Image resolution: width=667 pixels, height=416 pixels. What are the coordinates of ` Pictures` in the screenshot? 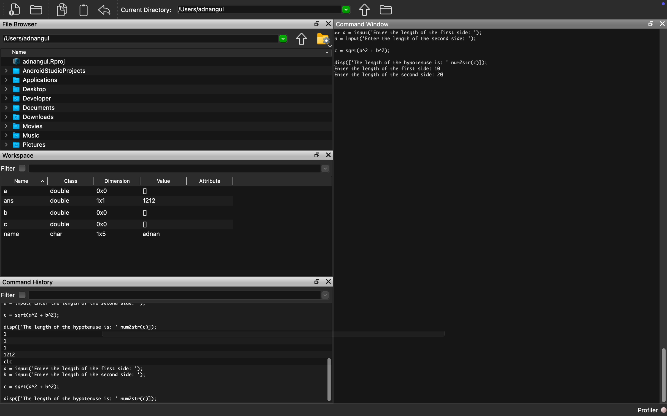 It's located at (27, 145).